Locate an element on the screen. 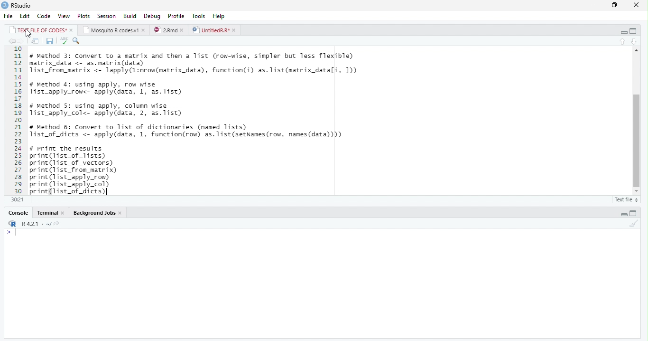 The image size is (648, 341). Hide is located at coordinates (623, 213).